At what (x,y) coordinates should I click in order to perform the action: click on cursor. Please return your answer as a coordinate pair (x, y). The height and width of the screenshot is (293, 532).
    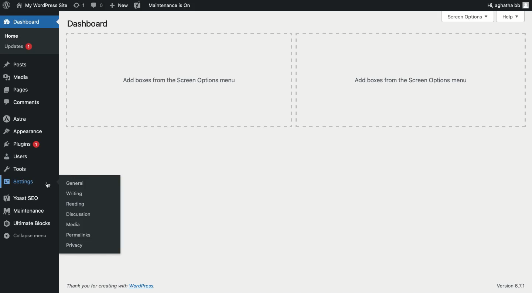
    Looking at the image, I should click on (49, 185).